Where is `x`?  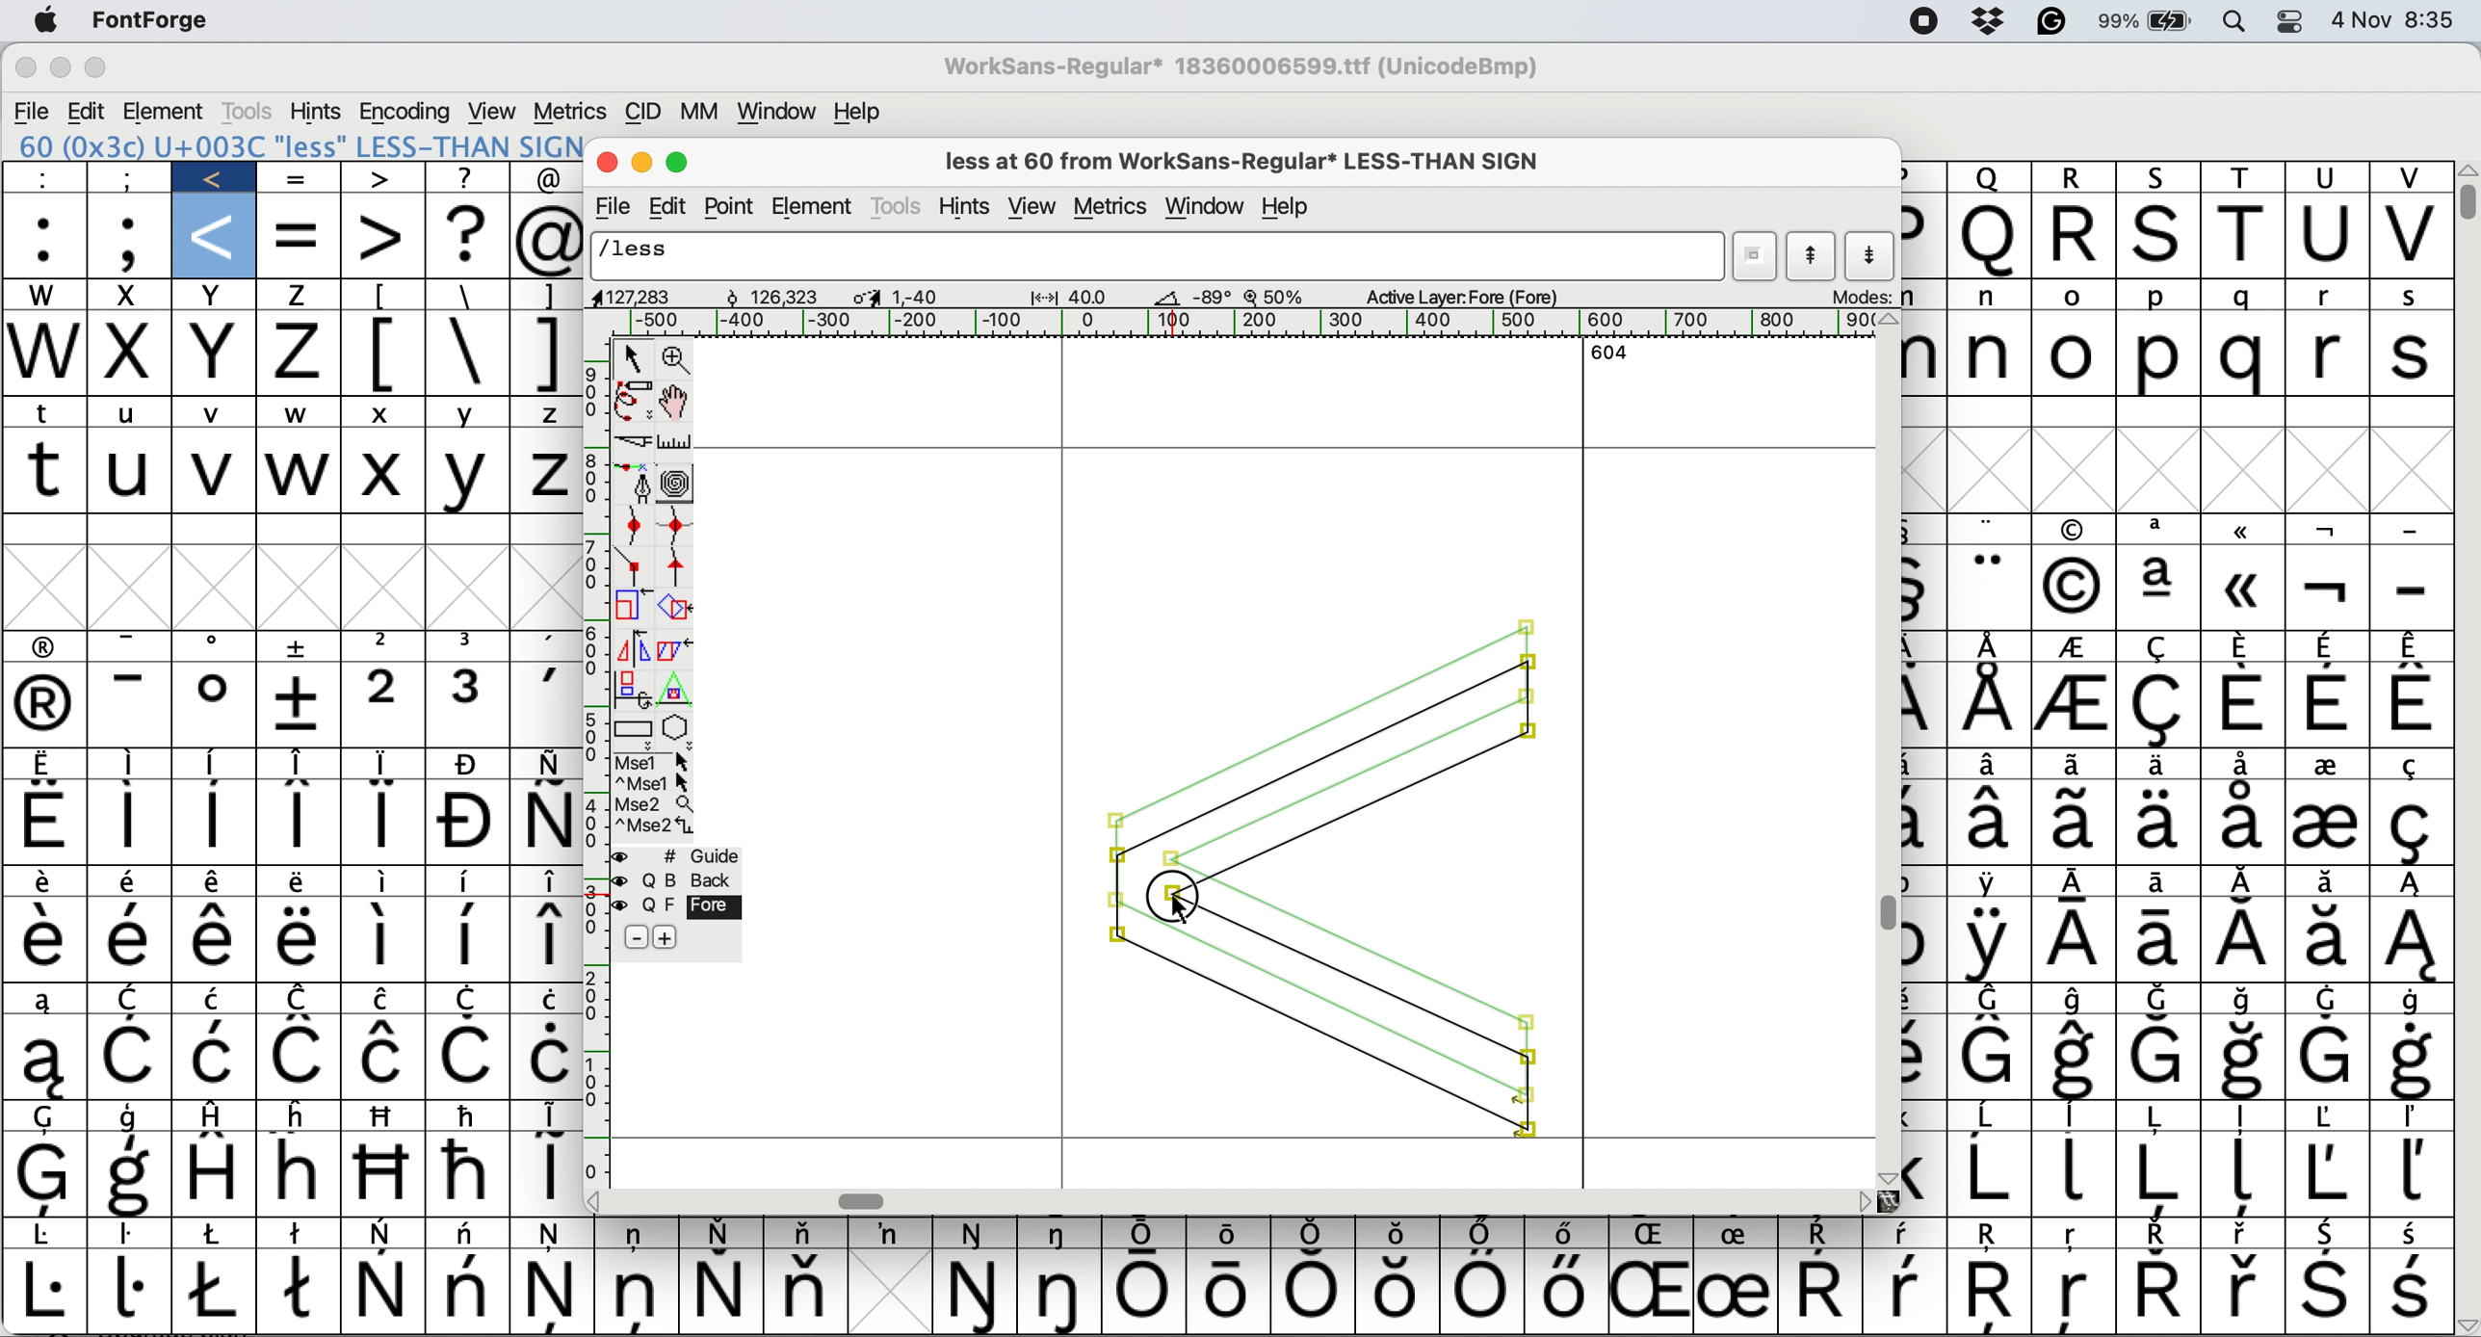
x is located at coordinates (216, 296).